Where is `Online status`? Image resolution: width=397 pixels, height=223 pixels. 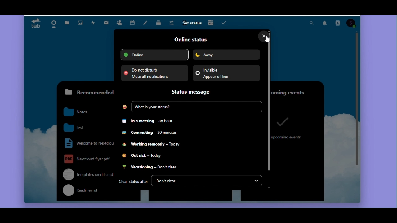
Online status is located at coordinates (190, 39).